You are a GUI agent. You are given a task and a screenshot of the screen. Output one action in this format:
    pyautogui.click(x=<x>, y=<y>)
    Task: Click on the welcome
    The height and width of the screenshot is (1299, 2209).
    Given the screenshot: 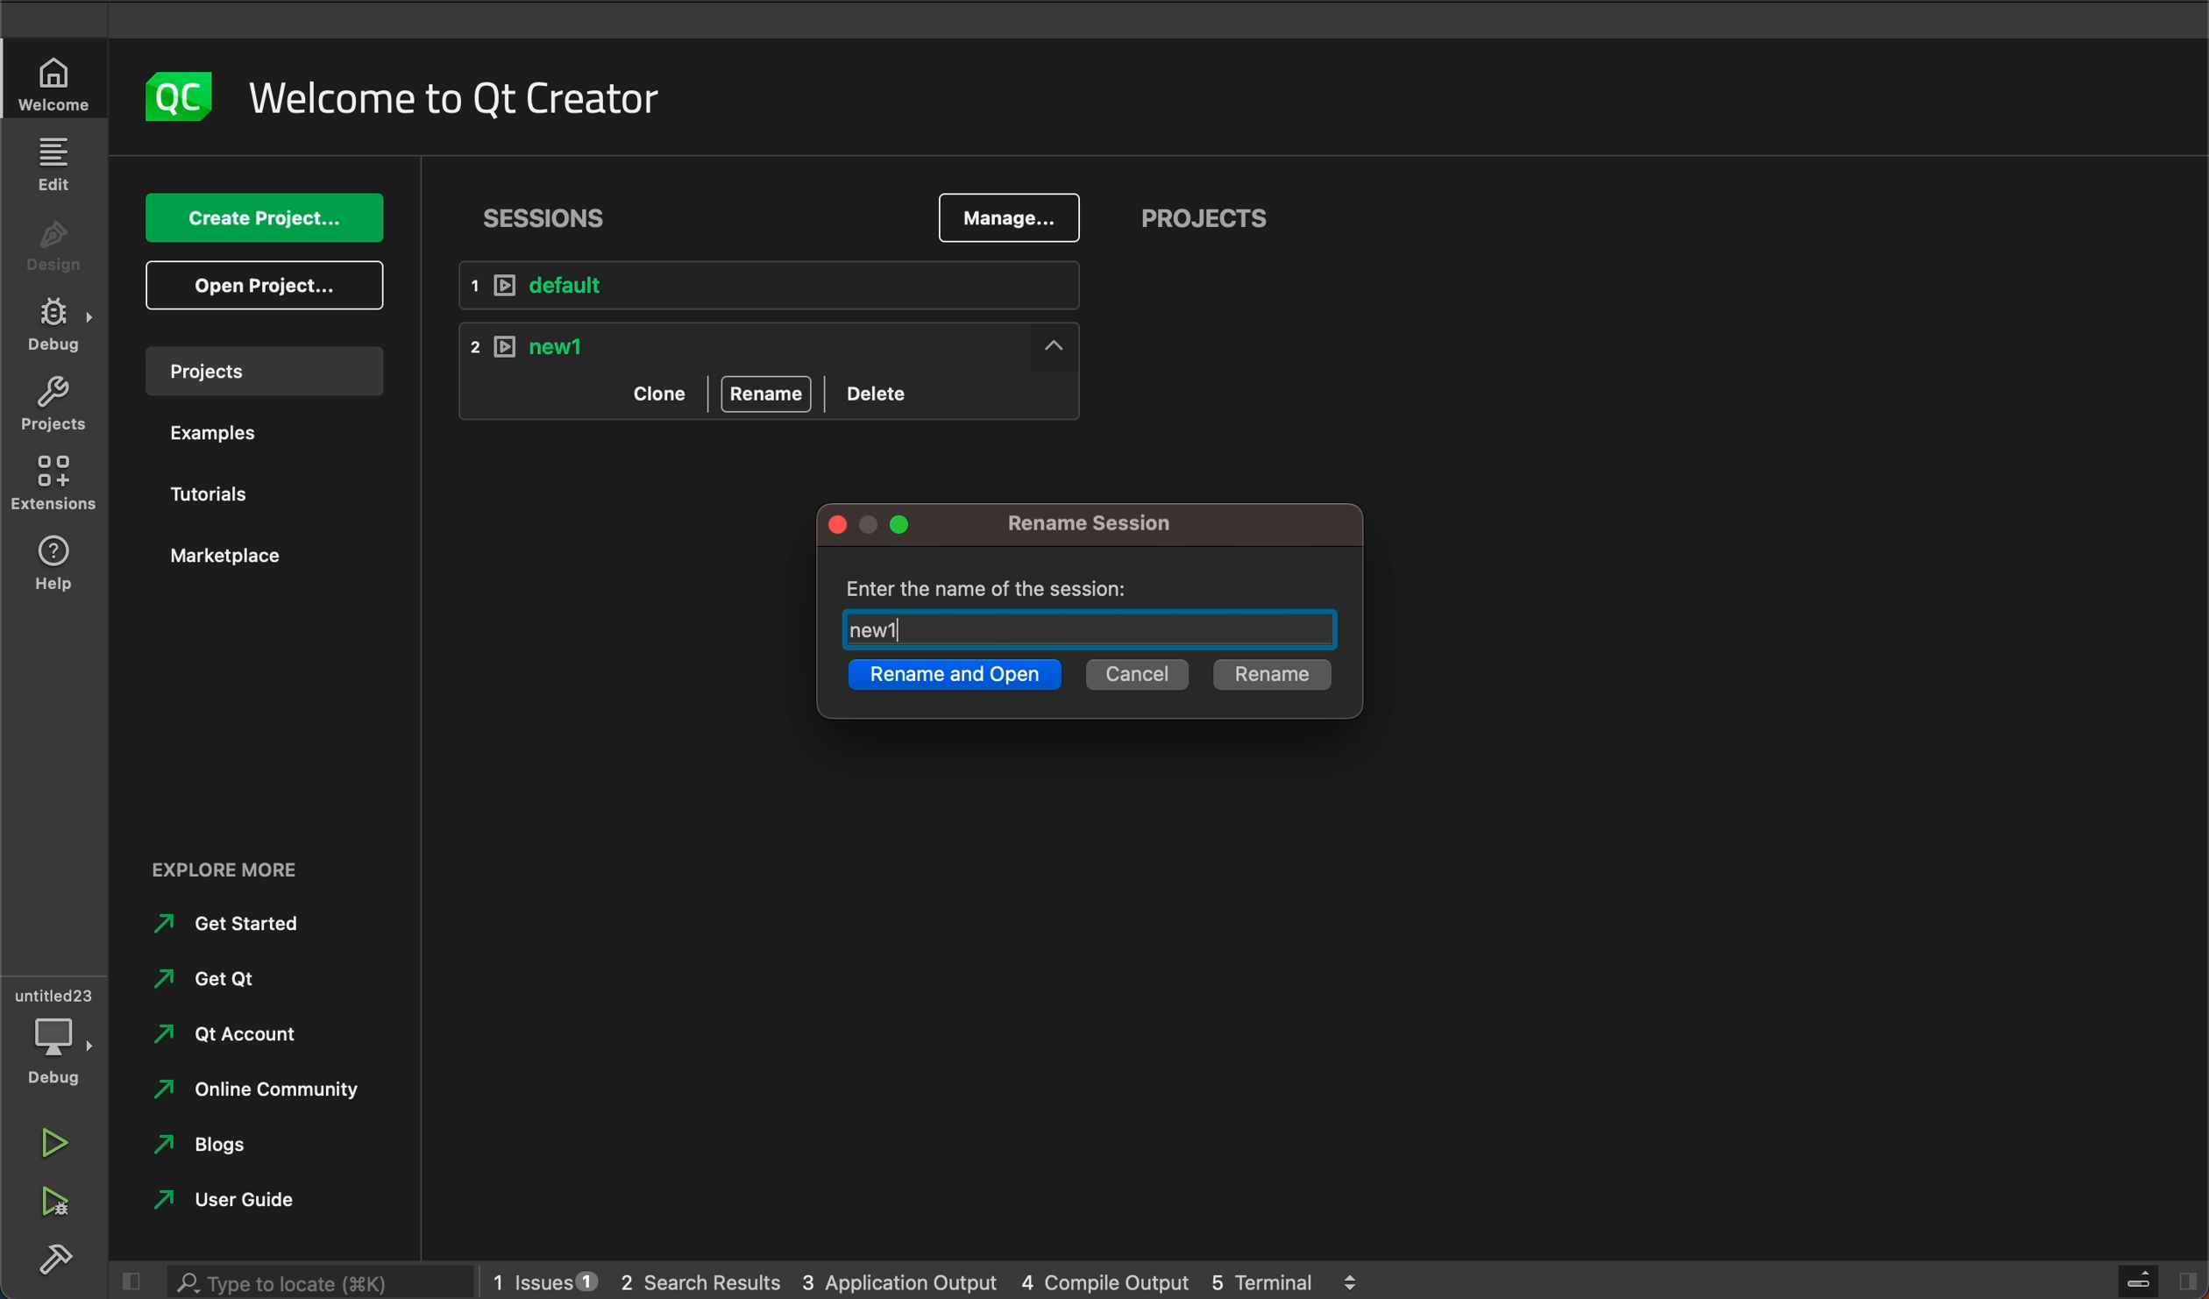 What is the action you would take?
    pyautogui.click(x=56, y=83)
    